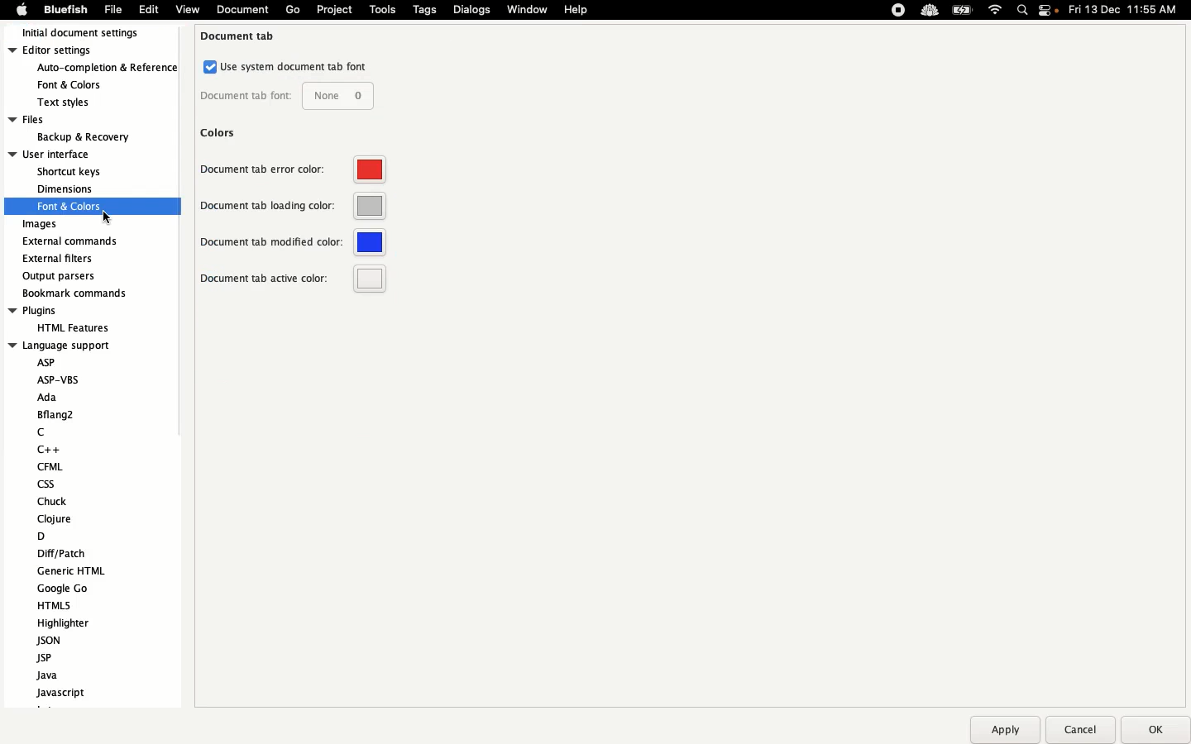 The image size is (1191, 744). What do you see at coordinates (63, 276) in the screenshot?
I see `Output parsers` at bounding box center [63, 276].